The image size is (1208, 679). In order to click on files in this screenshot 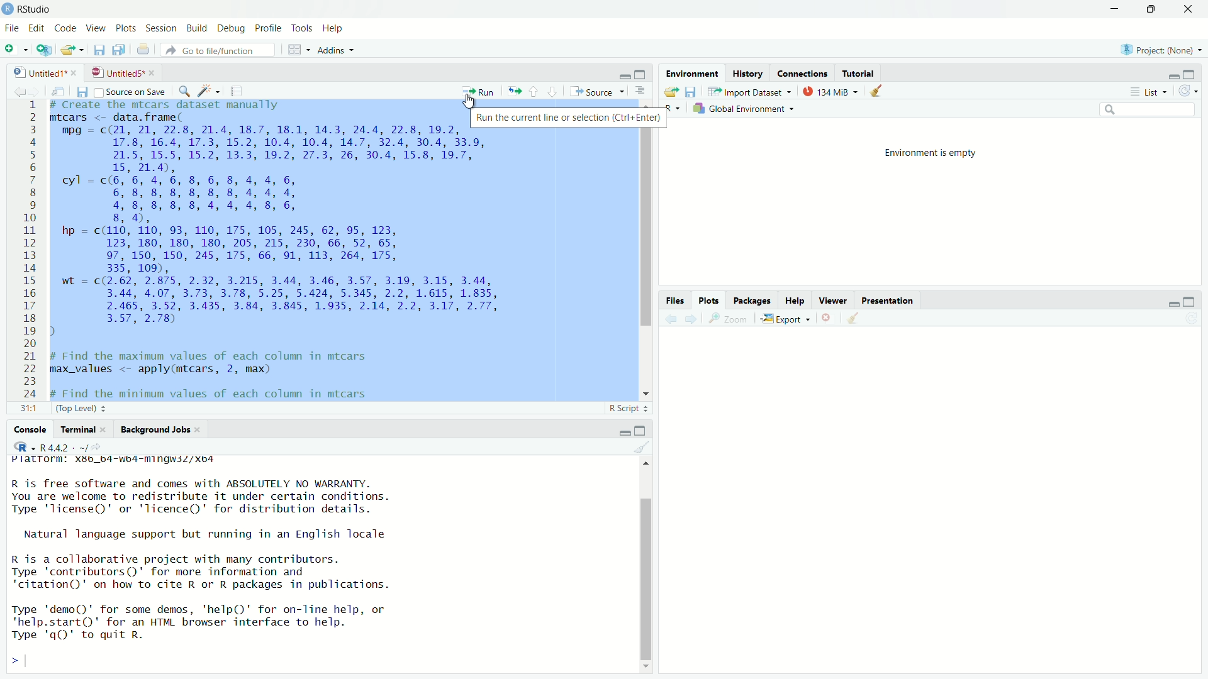, I will do `click(86, 93)`.